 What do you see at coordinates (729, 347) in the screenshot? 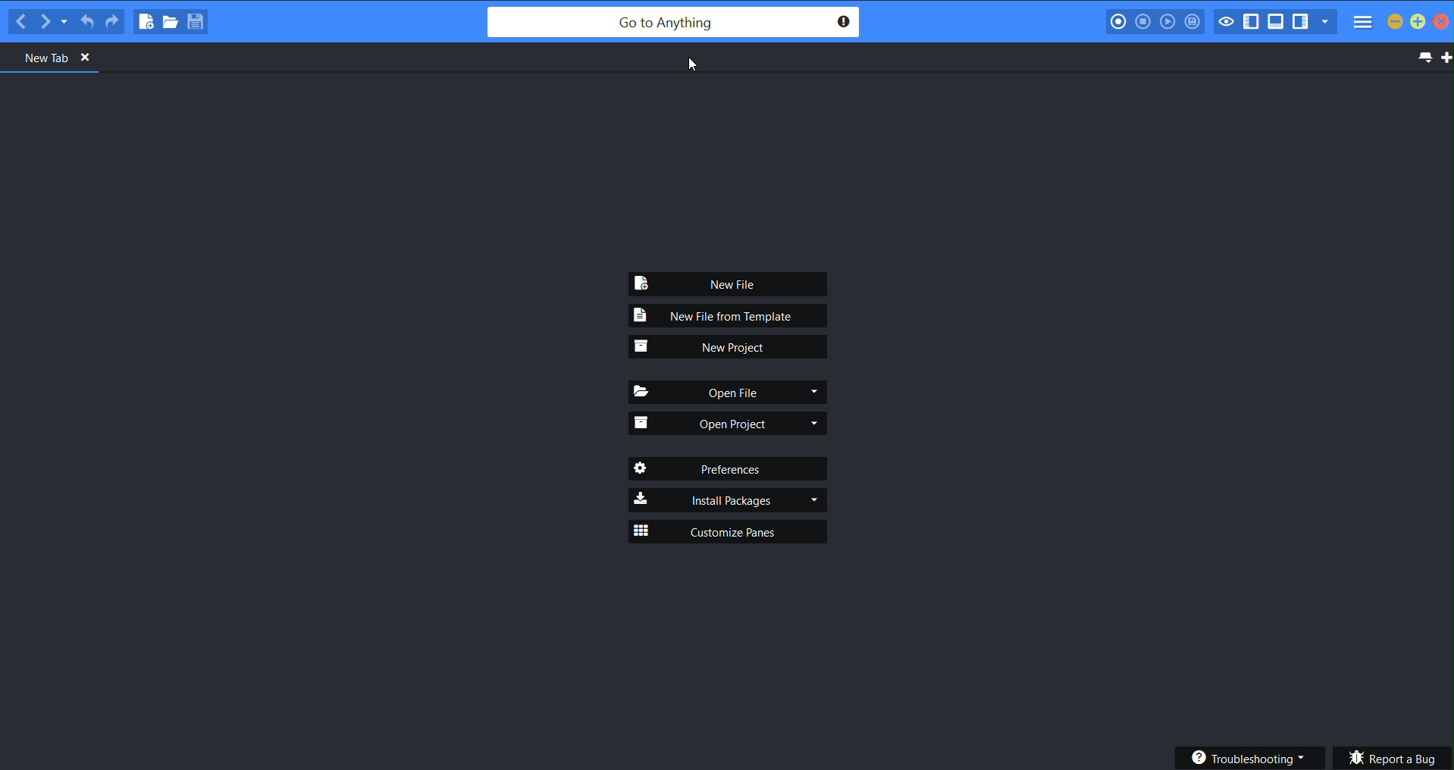
I see `new project` at bounding box center [729, 347].